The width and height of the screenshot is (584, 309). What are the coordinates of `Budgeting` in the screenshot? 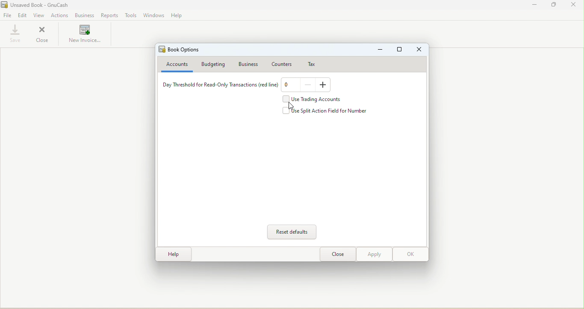 It's located at (215, 65).